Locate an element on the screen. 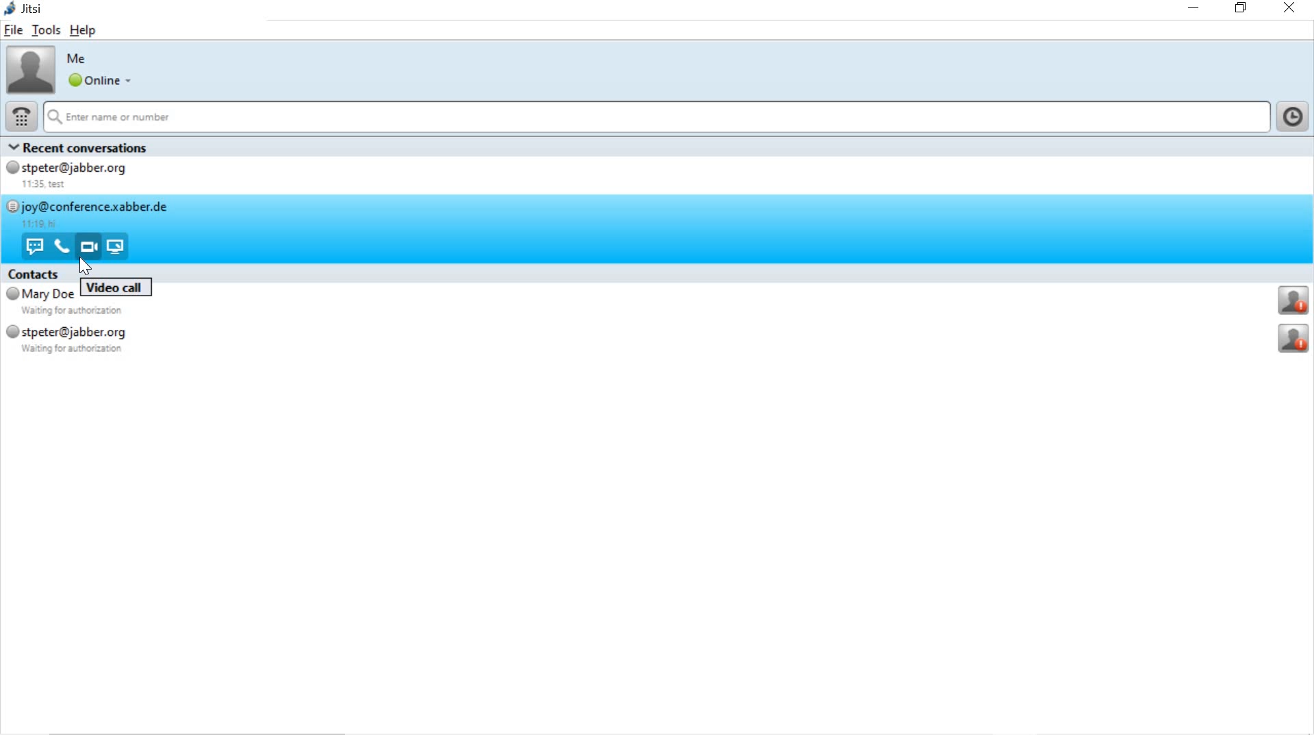 This screenshot has height=735, width=1314. tools is located at coordinates (44, 30).